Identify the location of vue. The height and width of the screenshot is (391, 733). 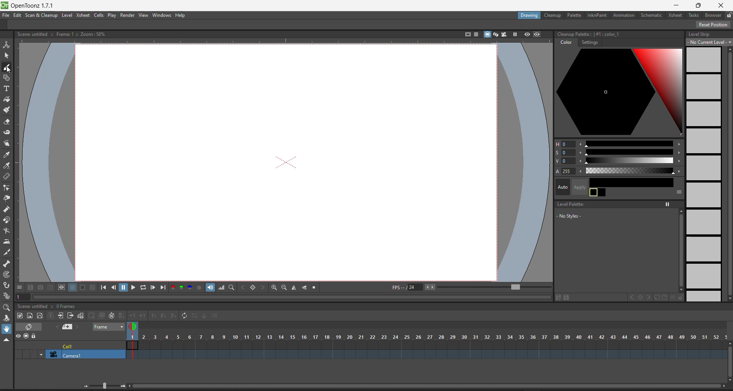
(562, 162).